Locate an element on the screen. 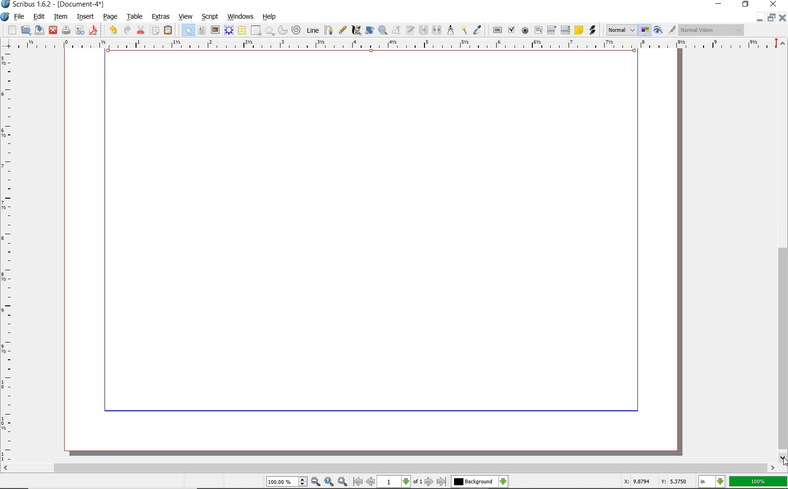 The width and height of the screenshot is (788, 489). minimize is located at coordinates (719, 4).